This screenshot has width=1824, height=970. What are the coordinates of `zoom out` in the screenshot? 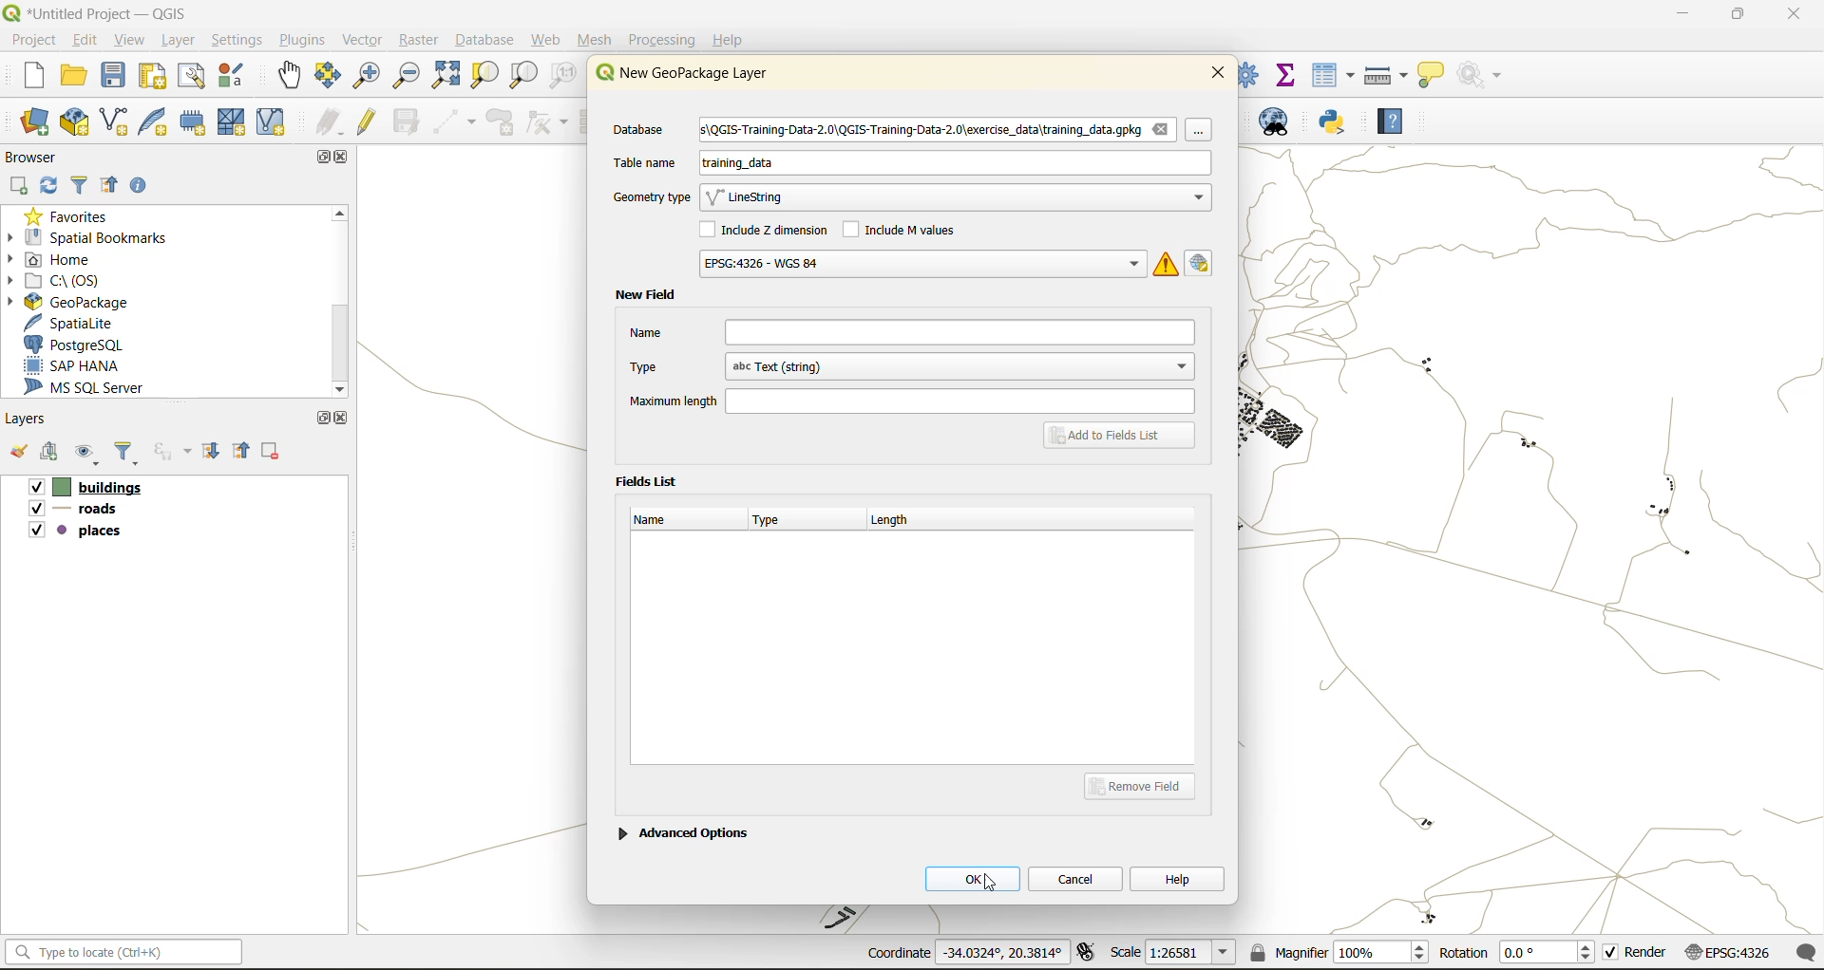 It's located at (404, 78).